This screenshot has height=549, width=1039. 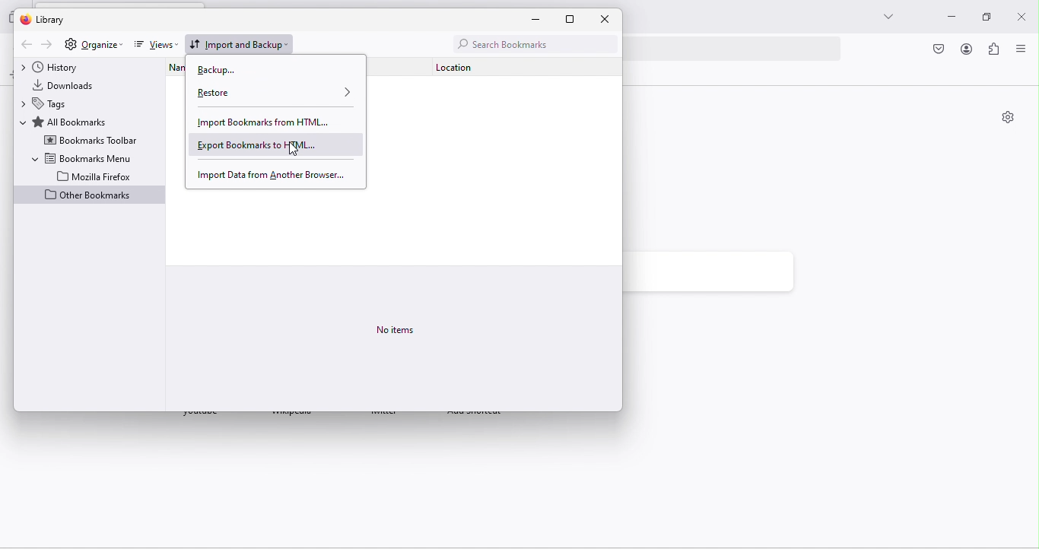 What do you see at coordinates (1008, 119) in the screenshot?
I see `settings` at bounding box center [1008, 119].